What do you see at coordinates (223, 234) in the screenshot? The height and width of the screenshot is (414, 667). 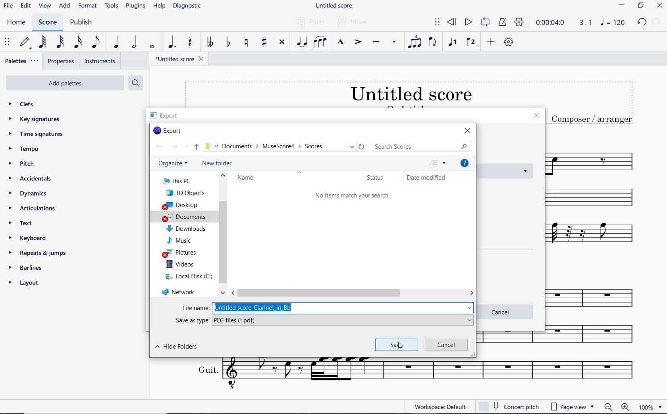 I see `SCROLLBAR` at bounding box center [223, 234].